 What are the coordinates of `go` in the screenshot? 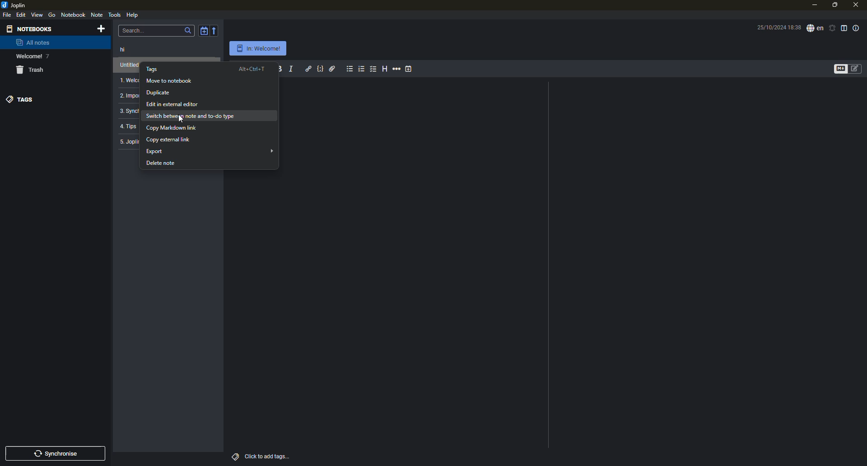 It's located at (52, 15).